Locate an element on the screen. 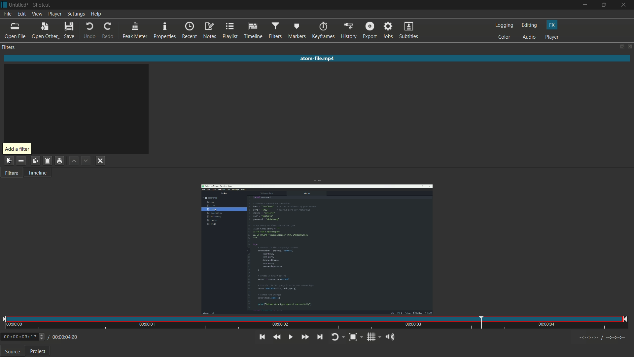 The width and height of the screenshot is (634, 357). keyframes is located at coordinates (323, 31).